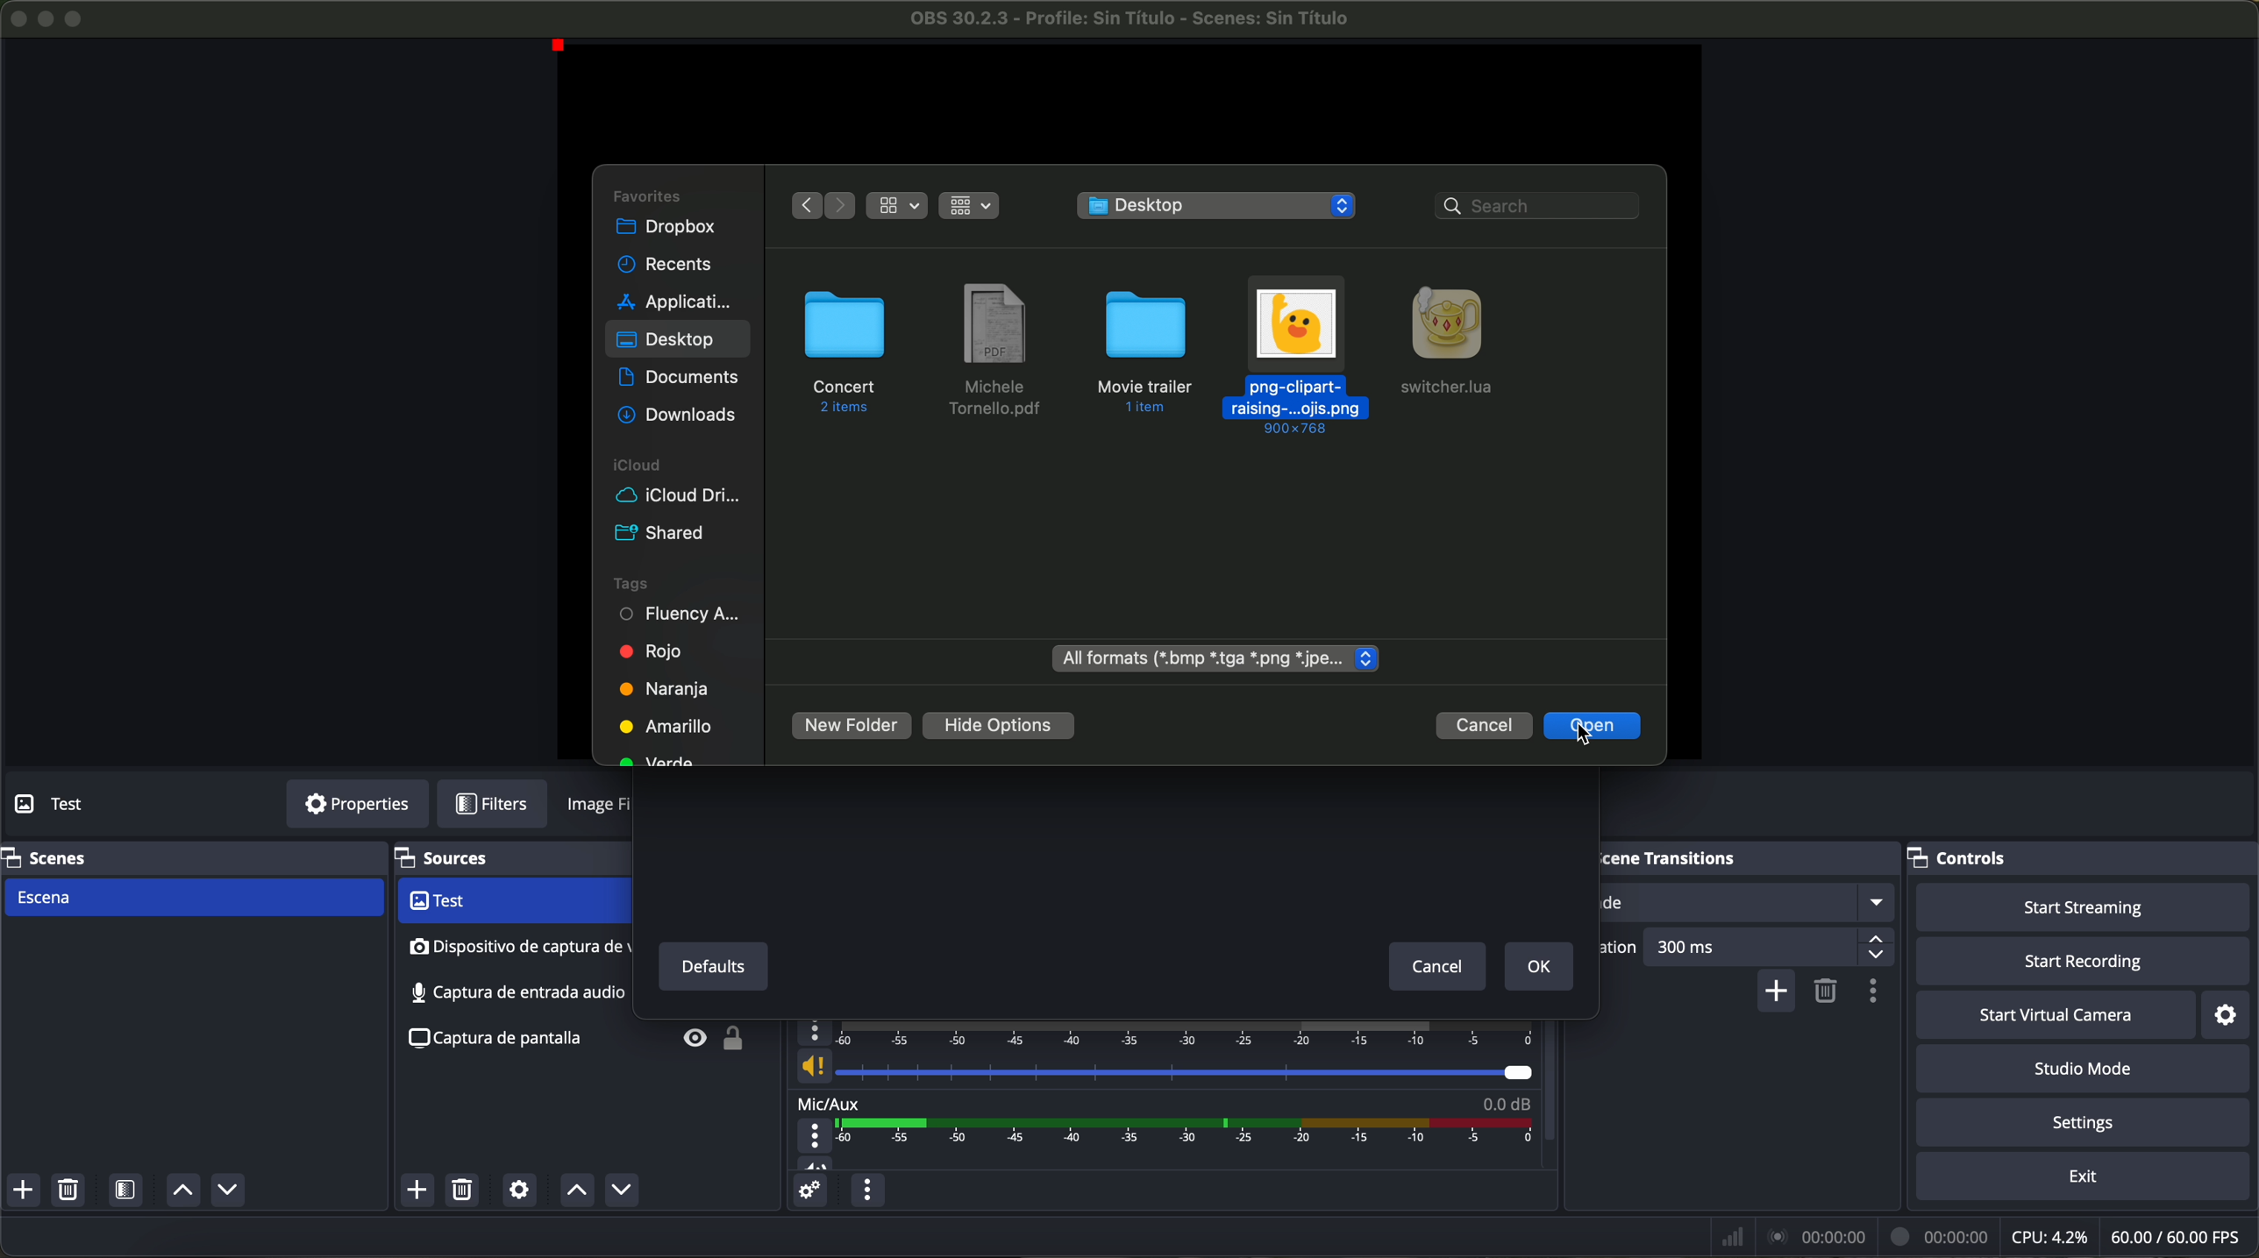 This screenshot has height=1258, width=2259. What do you see at coordinates (663, 725) in the screenshot?
I see `yellow` at bounding box center [663, 725].